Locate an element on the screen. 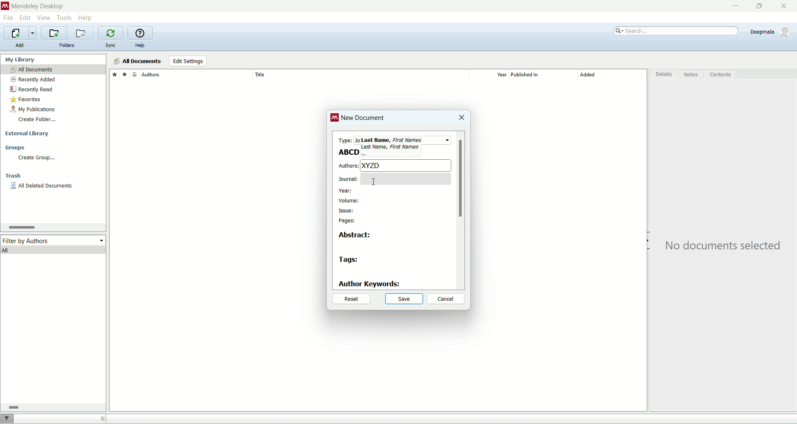 This screenshot has width=797, height=424. year is located at coordinates (345, 191).